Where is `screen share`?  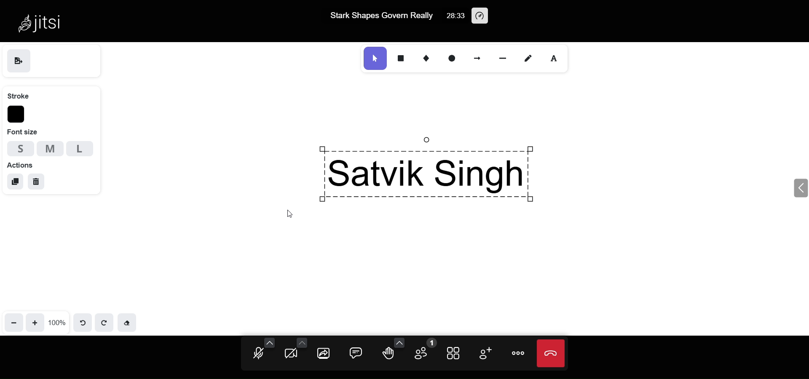
screen share is located at coordinates (324, 354).